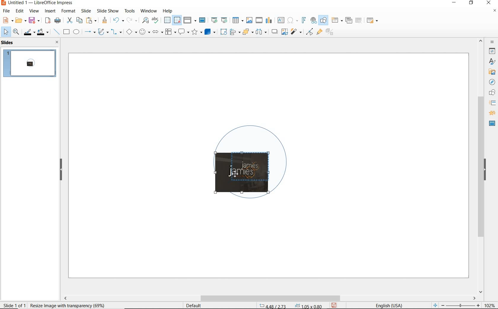 The height and width of the screenshot is (309, 498). I want to click on fill color, so click(44, 32).